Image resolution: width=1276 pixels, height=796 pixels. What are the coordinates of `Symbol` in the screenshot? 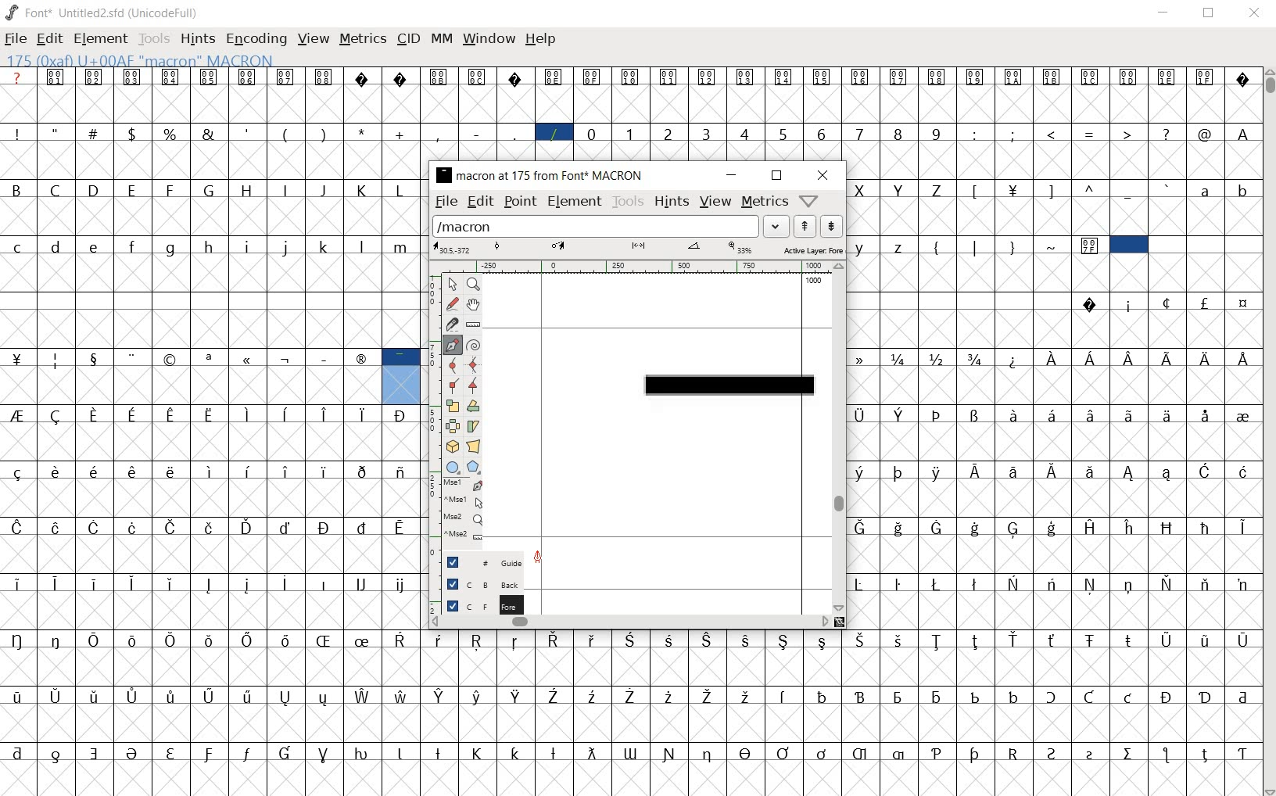 It's located at (1092, 306).